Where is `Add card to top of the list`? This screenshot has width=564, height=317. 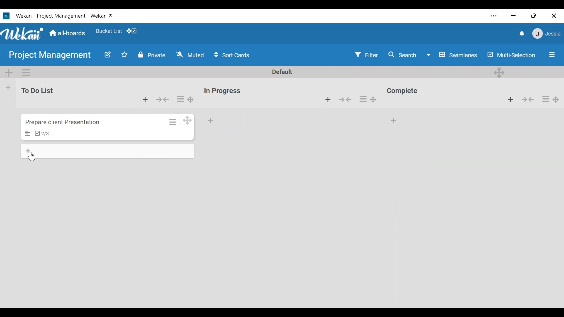
Add card to top of the list is located at coordinates (512, 100).